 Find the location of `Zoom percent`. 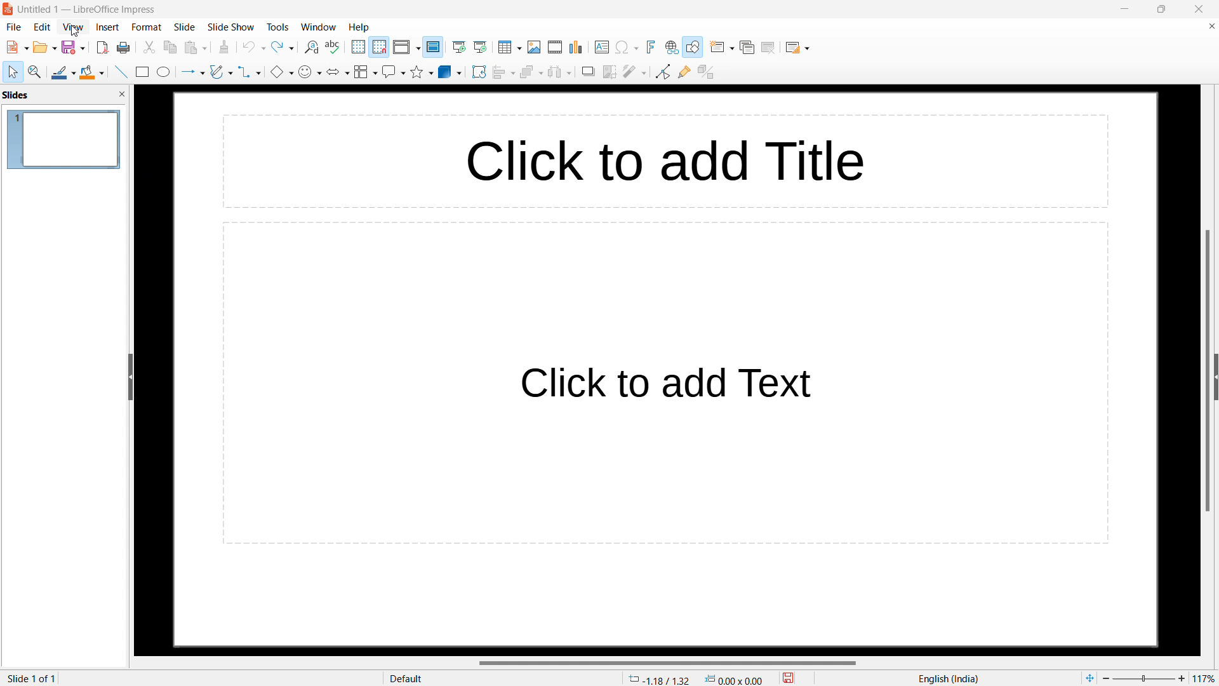

Zoom percent is located at coordinates (1144, 678).